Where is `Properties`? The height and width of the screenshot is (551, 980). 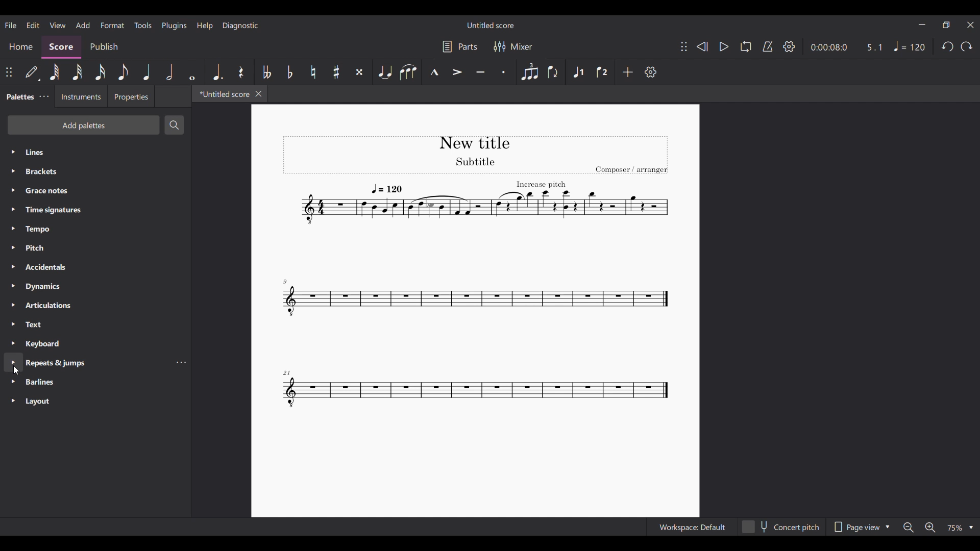 Properties is located at coordinates (131, 96).